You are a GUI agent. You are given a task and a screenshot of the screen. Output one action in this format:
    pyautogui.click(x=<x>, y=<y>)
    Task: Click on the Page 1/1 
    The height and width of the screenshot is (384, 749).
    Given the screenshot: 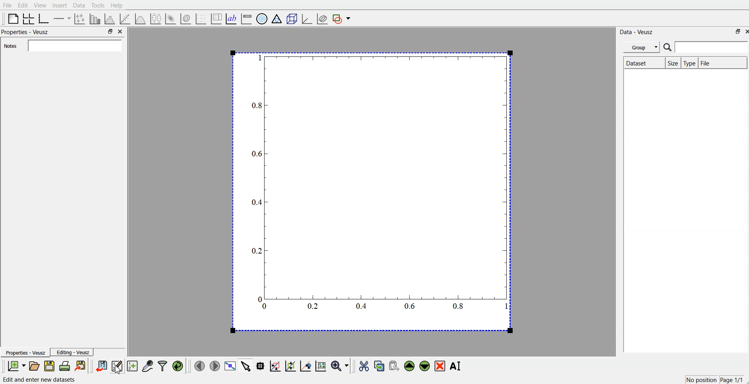 What is the action you would take?
    pyautogui.click(x=731, y=379)
    